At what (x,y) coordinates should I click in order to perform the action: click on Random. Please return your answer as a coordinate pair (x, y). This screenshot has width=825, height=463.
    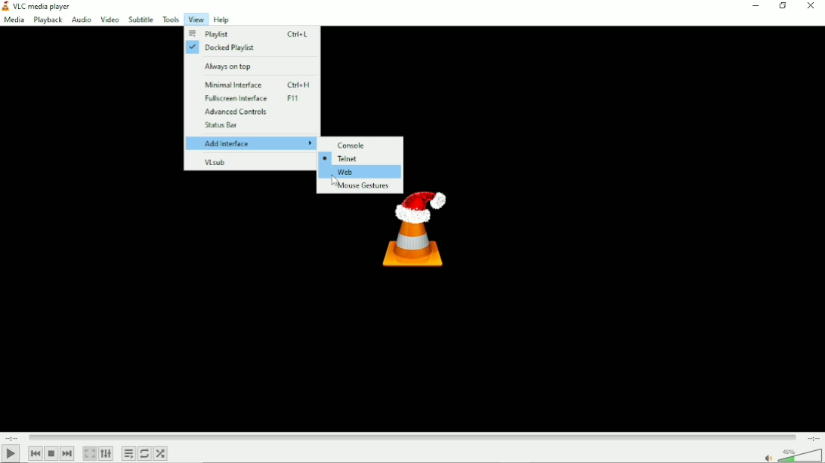
    Looking at the image, I should click on (160, 454).